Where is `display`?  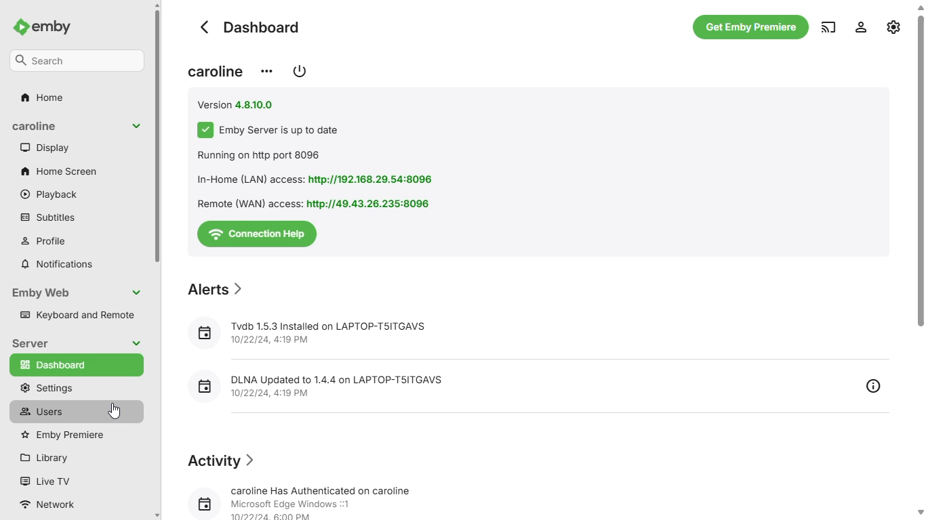
display is located at coordinates (47, 148).